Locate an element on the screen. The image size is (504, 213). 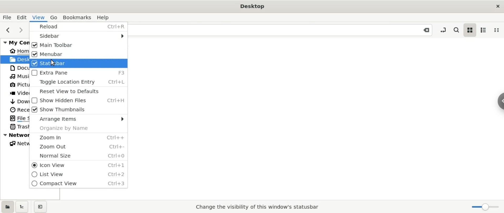
Statusbar is located at coordinates (78, 64).